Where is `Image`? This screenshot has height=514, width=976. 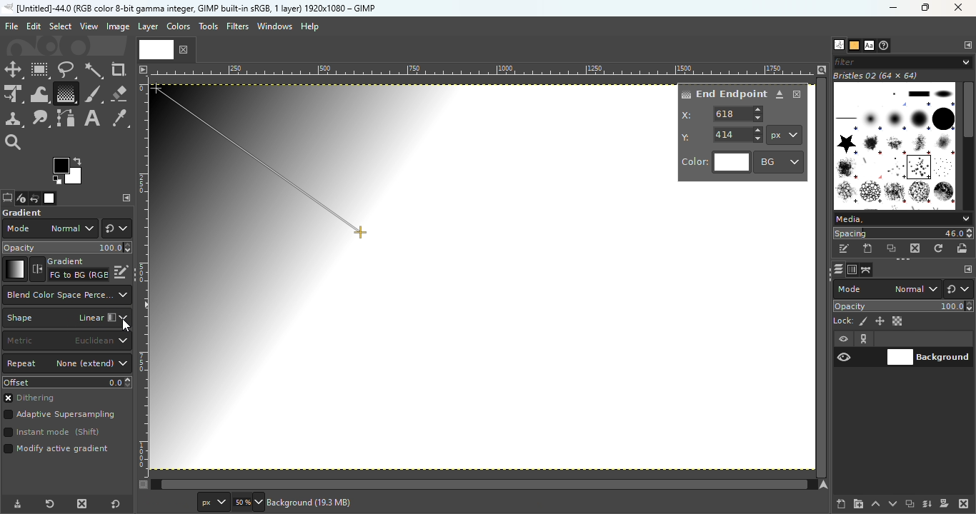 Image is located at coordinates (117, 27).